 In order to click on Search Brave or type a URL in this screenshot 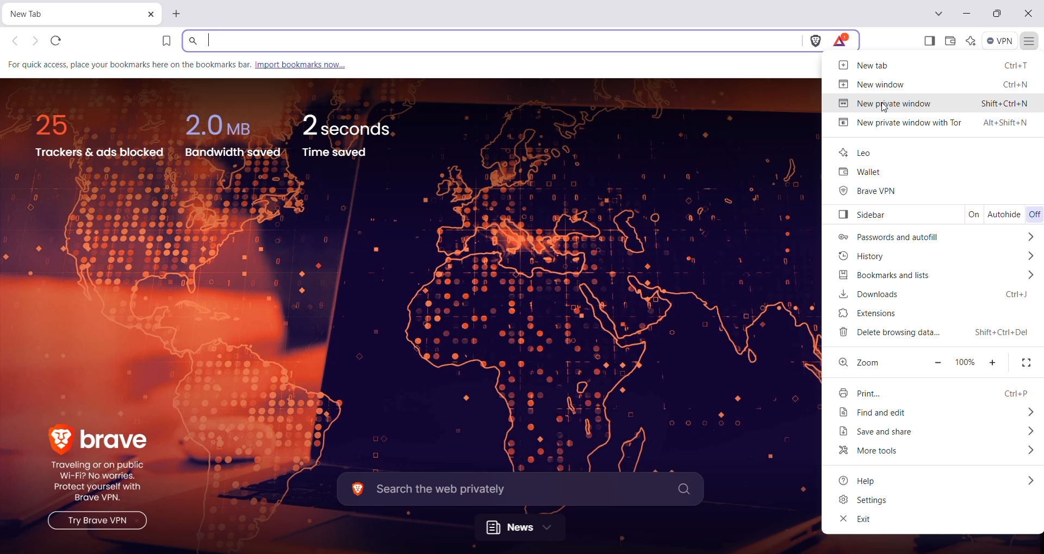, I will do `click(493, 40)`.